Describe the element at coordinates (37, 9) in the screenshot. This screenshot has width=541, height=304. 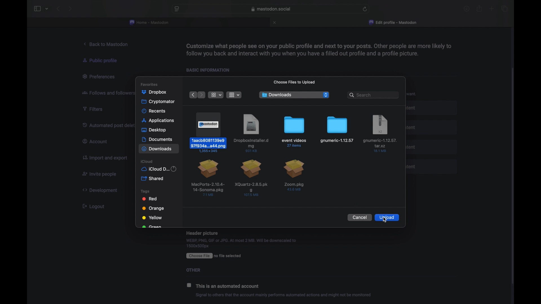
I see `sidebar` at that location.